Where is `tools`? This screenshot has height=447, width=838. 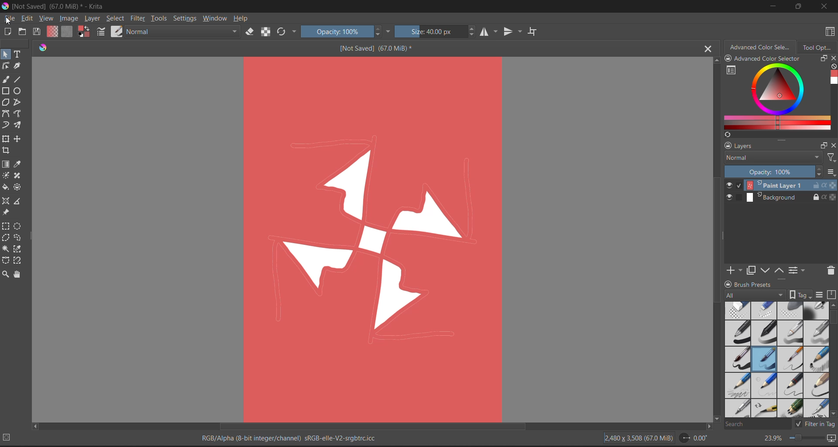
tools is located at coordinates (6, 260).